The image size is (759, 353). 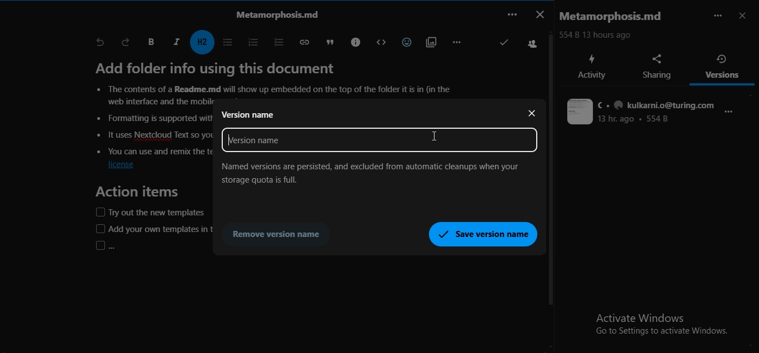 What do you see at coordinates (251, 41) in the screenshot?
I see `ordered list` at bounding box center [251, 41].